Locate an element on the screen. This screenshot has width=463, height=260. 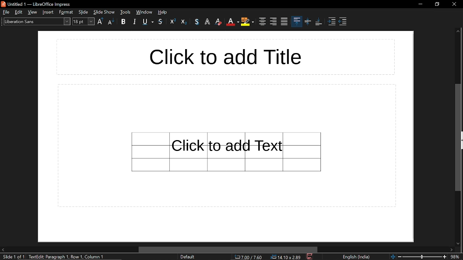
move left is located at coordinates (3, 249).